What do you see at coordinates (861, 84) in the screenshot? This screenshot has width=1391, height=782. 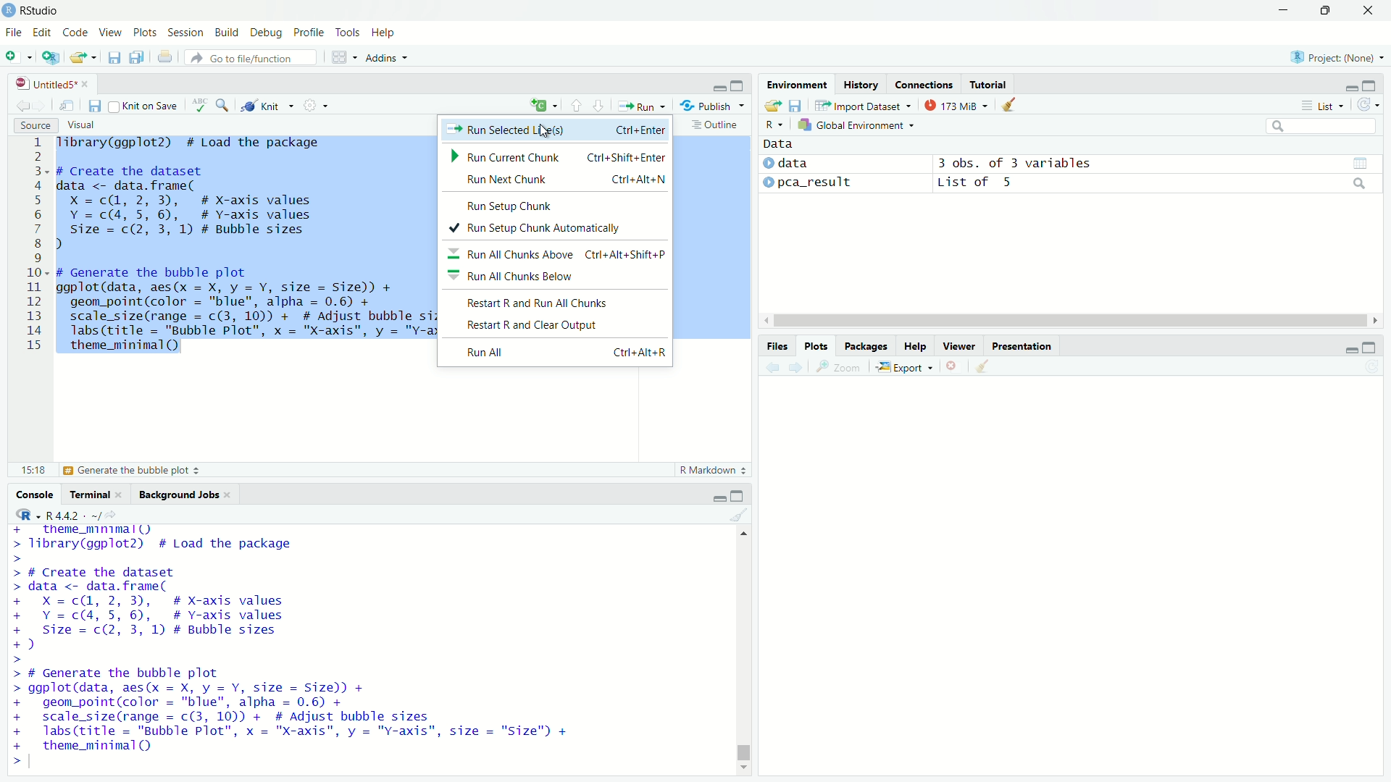 I see `history` at bounding box center [861, 84].